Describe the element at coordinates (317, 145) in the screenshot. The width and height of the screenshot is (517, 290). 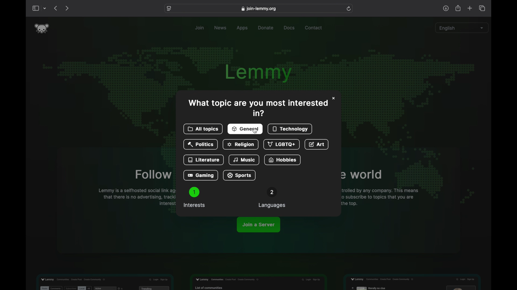
I see `art` at that location.